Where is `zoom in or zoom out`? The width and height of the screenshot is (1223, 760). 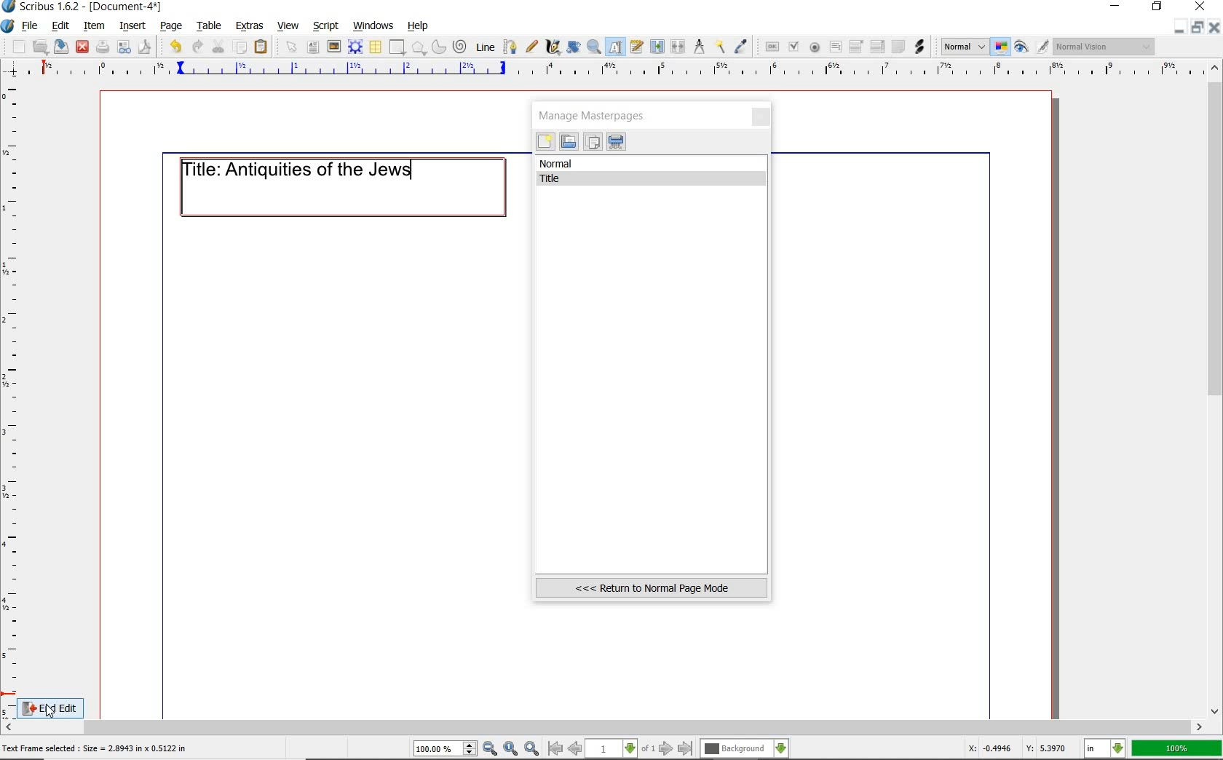 zoom in or zoom out is located at coordinates (594, 47).